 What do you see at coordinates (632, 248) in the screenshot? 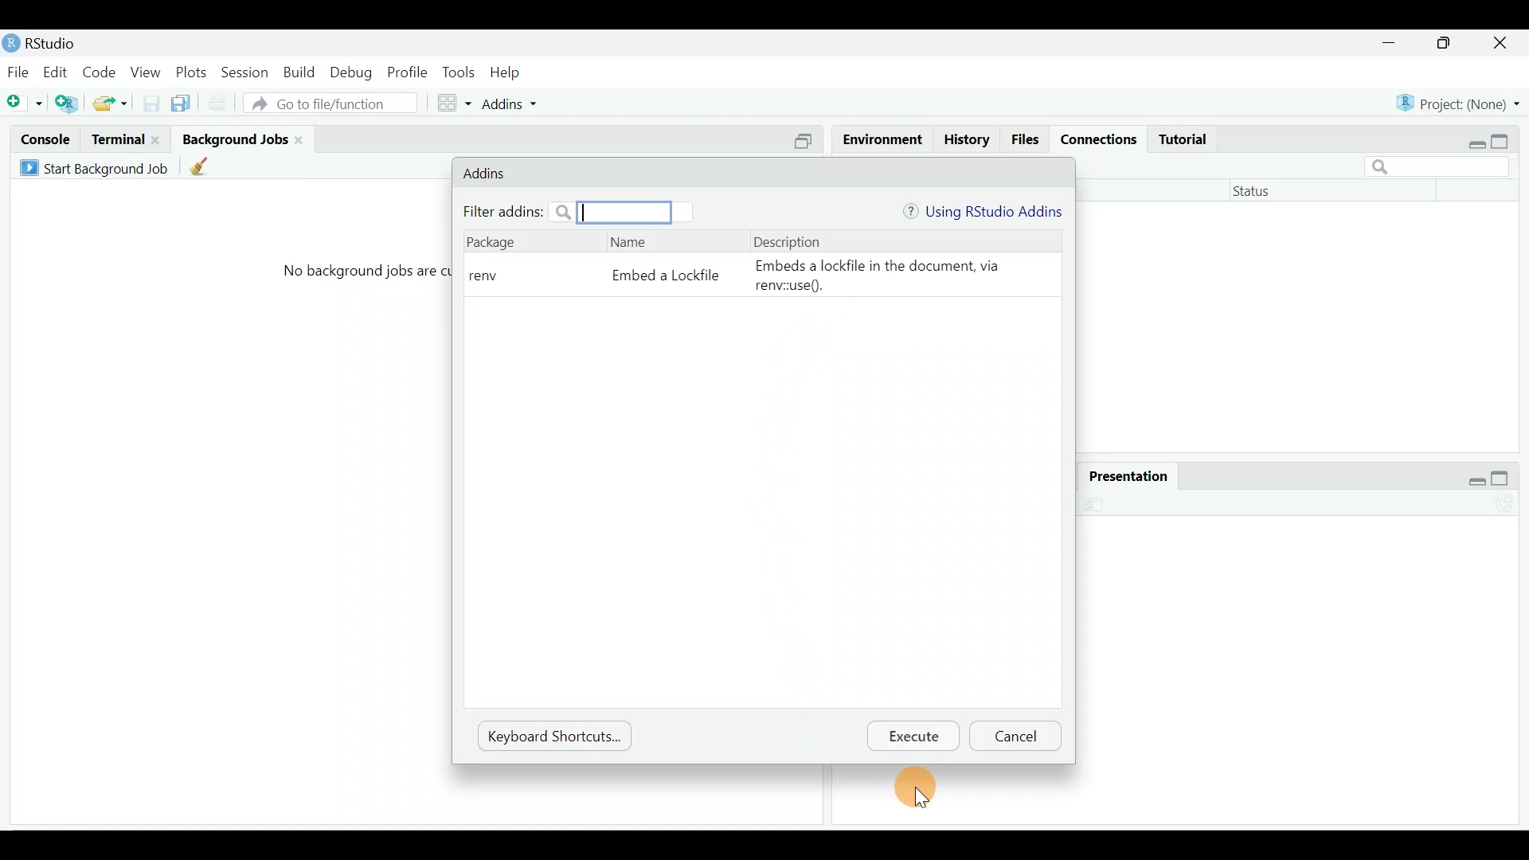
I see `Name` at bounding box center [632, 248].